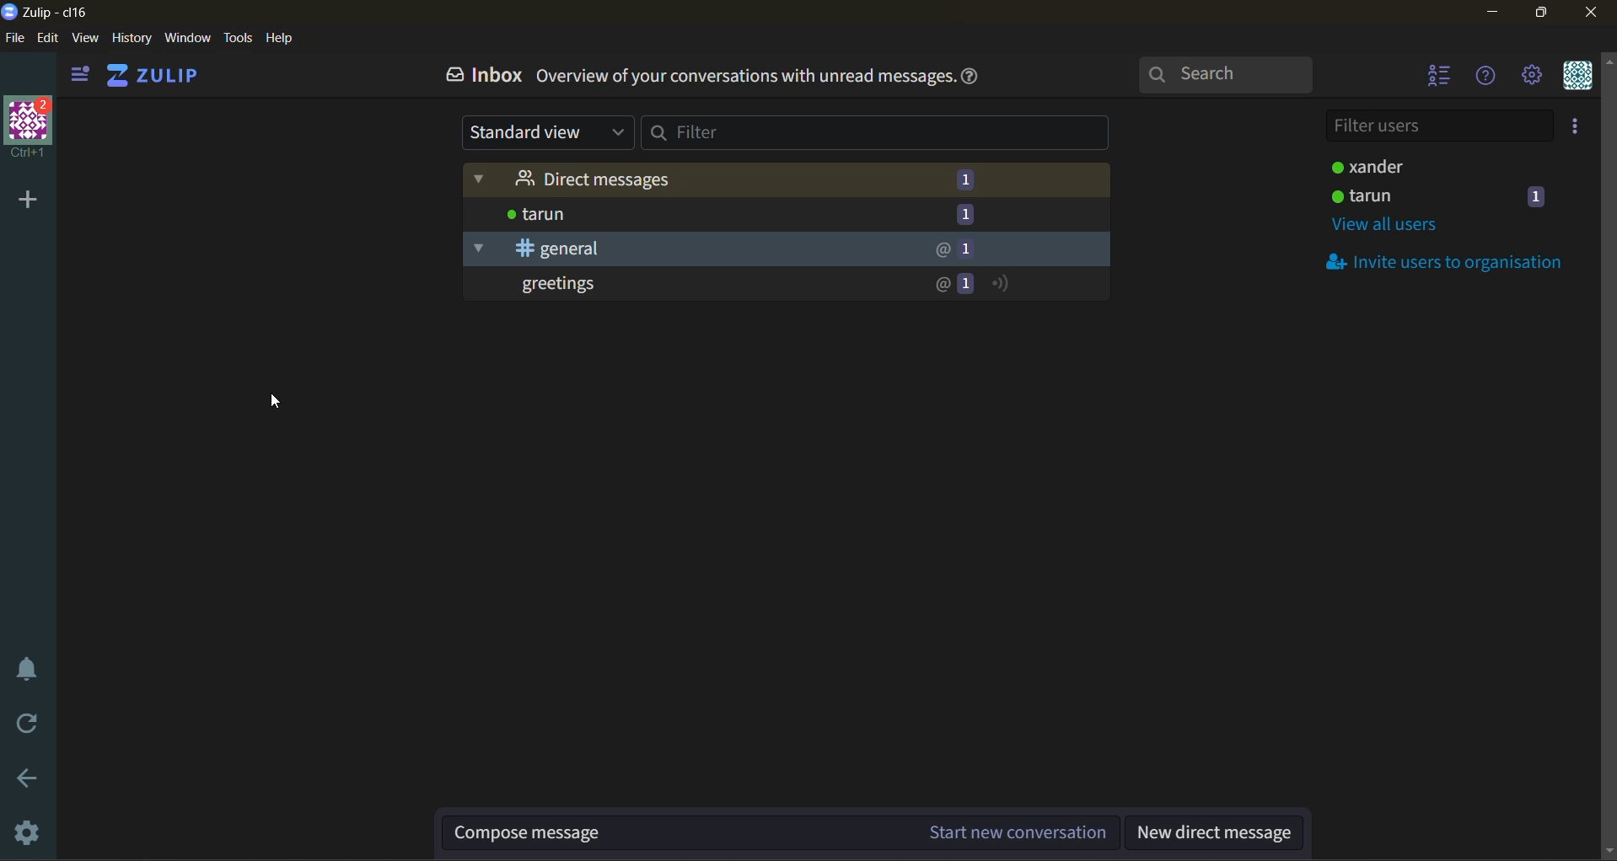 Image resolution: width=1617 pixels, height=861 pixels. I want to click on add a new organisation, so click(24, 199).